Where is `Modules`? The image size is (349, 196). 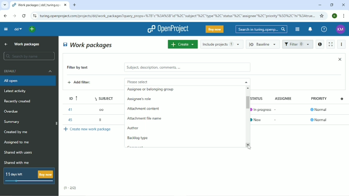
Modules is located at coordinates (297, 29).